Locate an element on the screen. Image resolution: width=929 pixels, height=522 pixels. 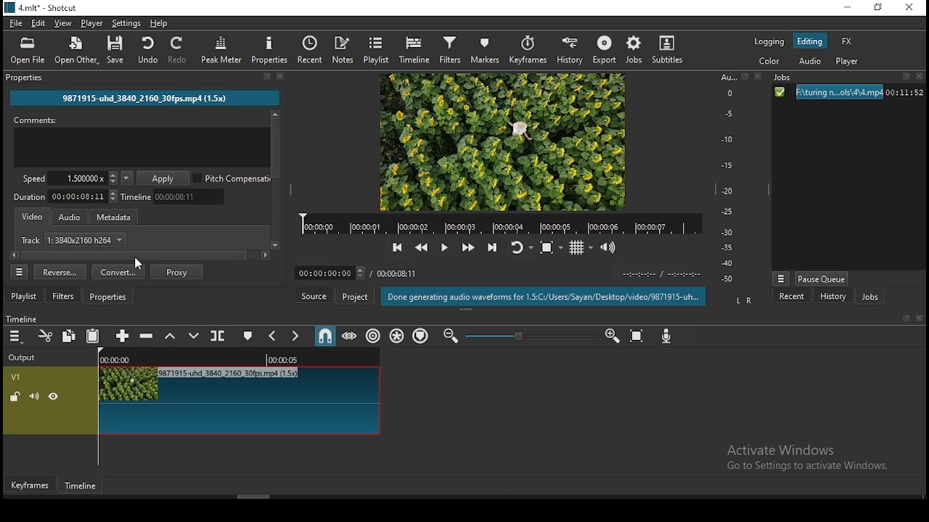
playlist is located at coordinates (375, 50).